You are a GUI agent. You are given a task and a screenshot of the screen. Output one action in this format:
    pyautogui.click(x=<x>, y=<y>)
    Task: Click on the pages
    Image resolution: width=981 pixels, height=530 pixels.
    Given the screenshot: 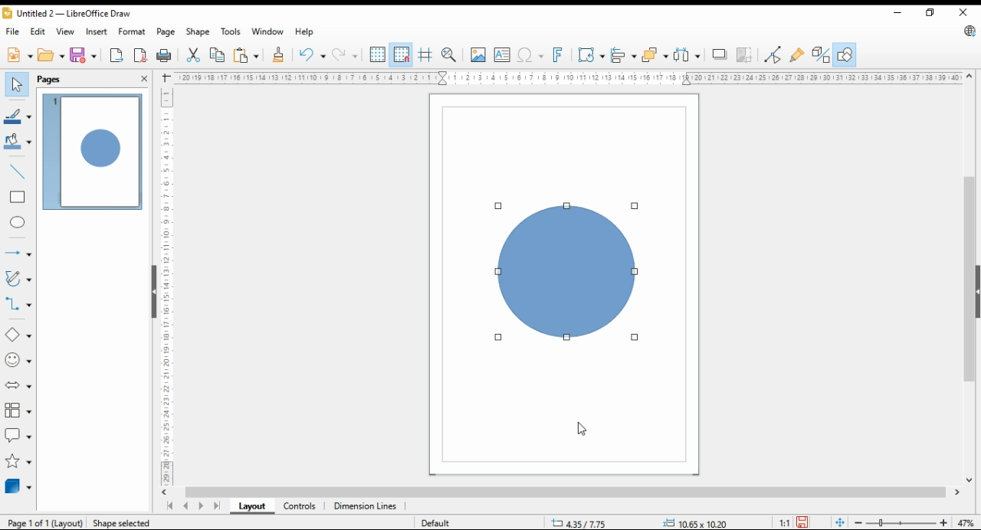 What is the action you would take?
    pyautogui.click(x=49, y=80)
    